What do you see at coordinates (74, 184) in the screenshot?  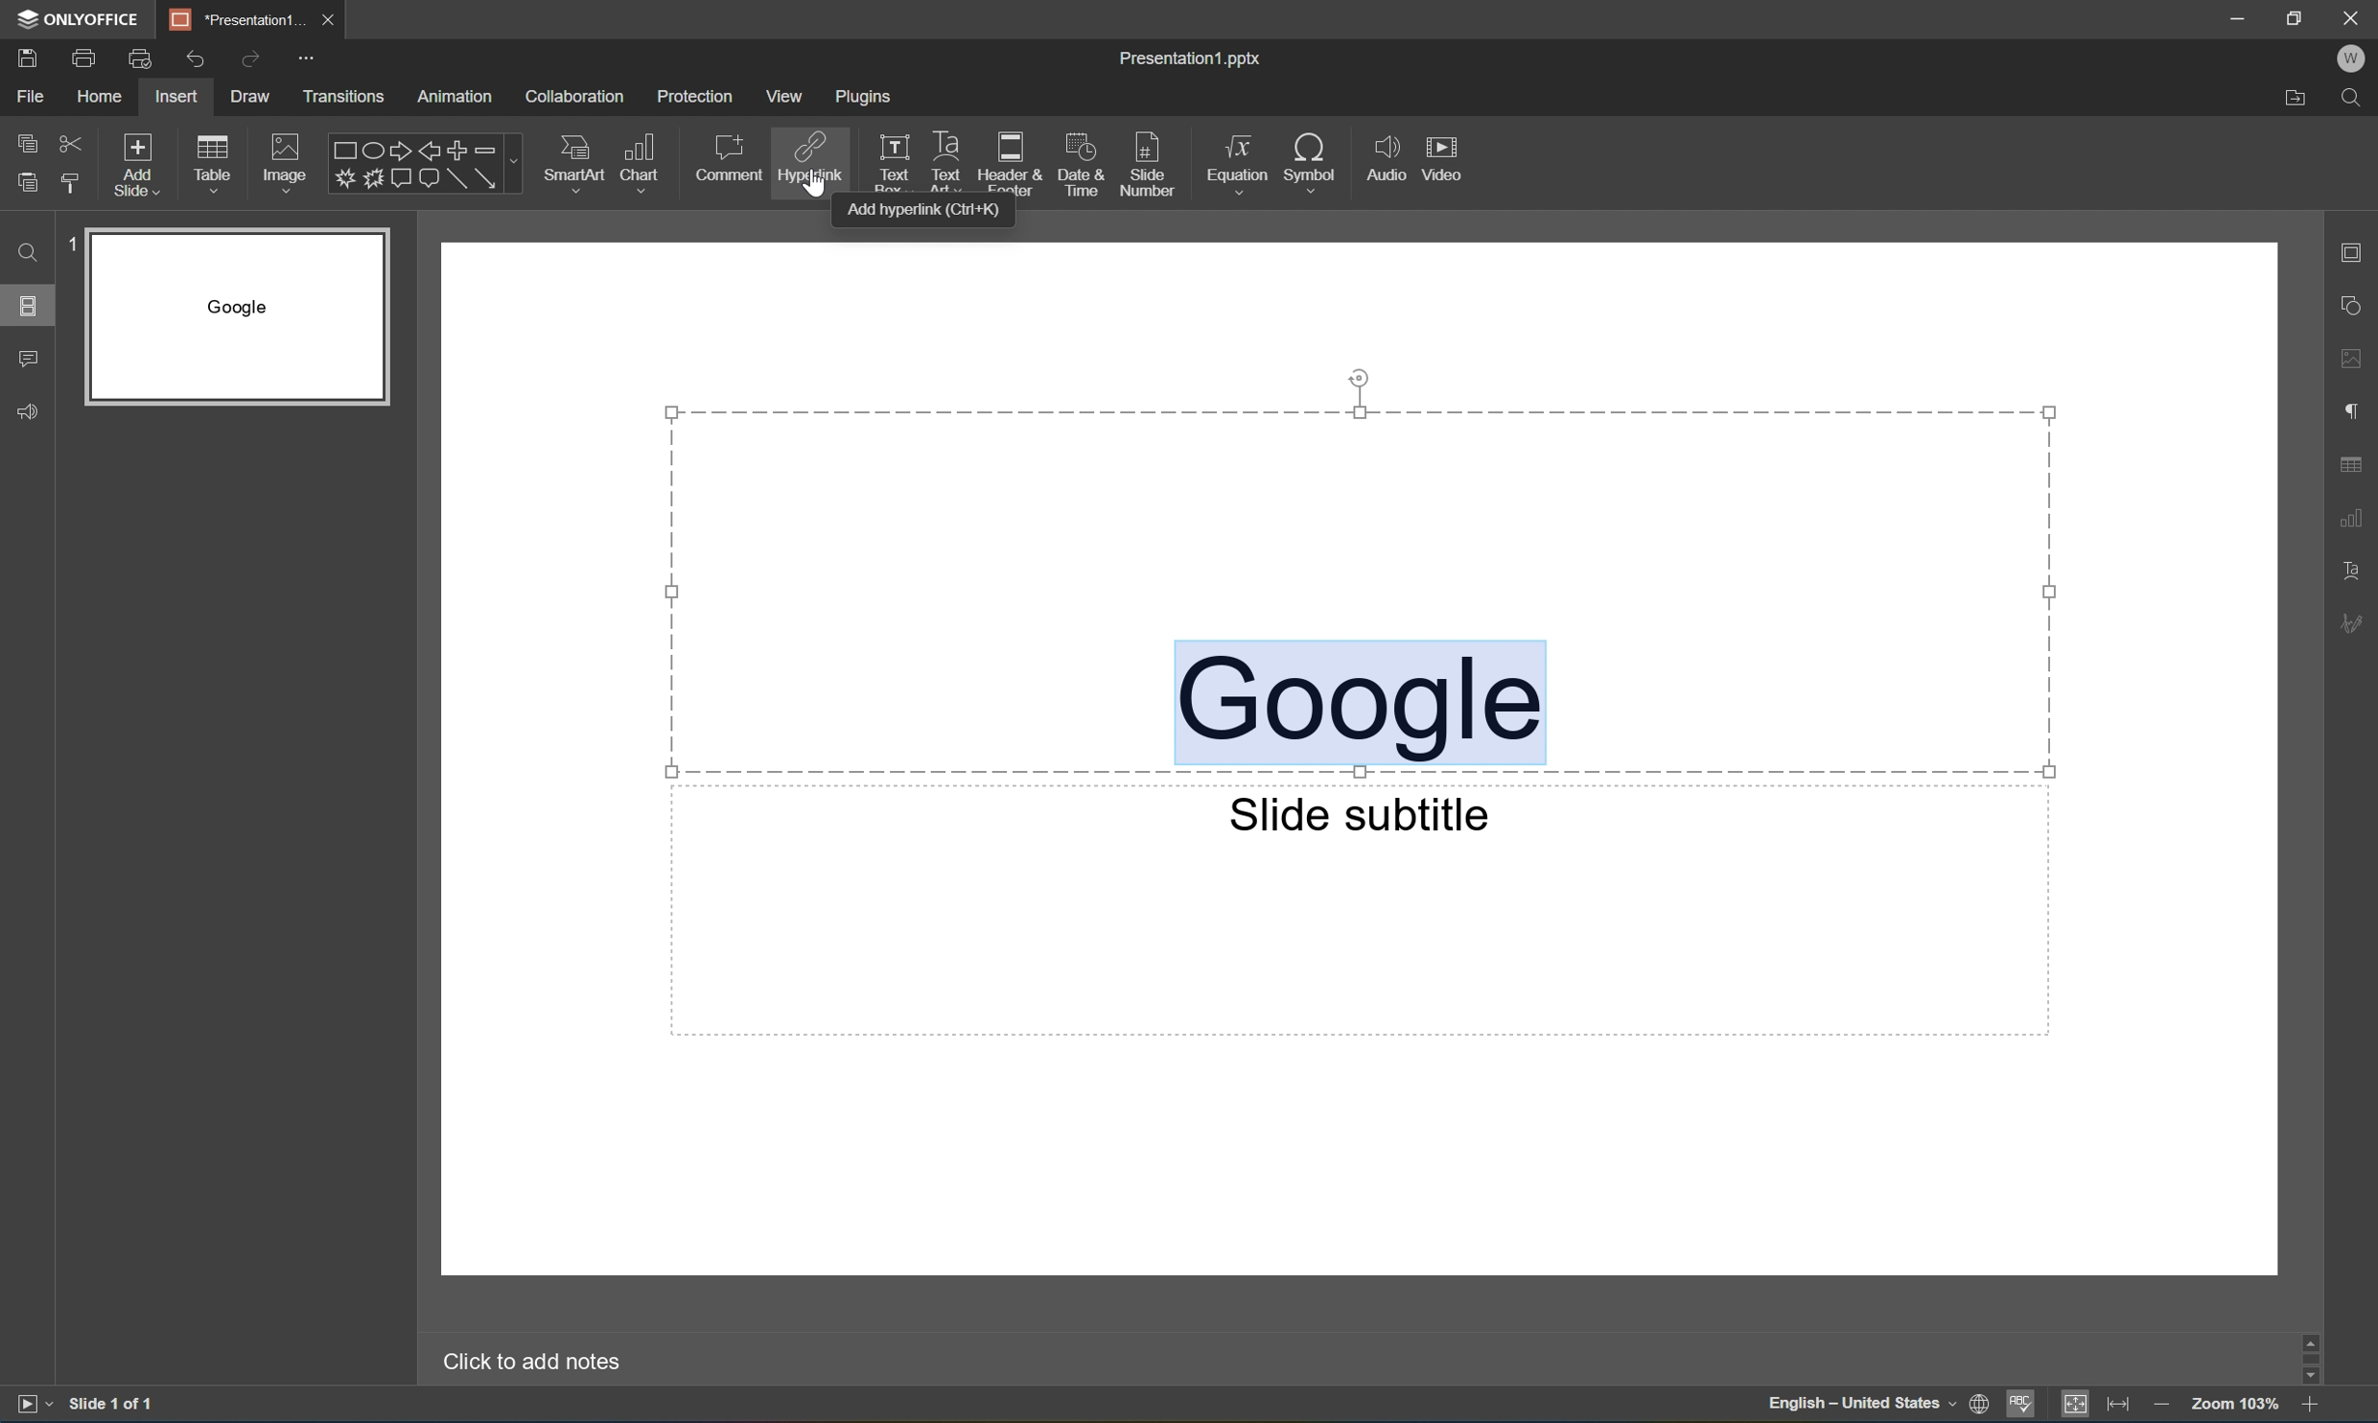 I see `Copy style` at bounding box center [74, 184].